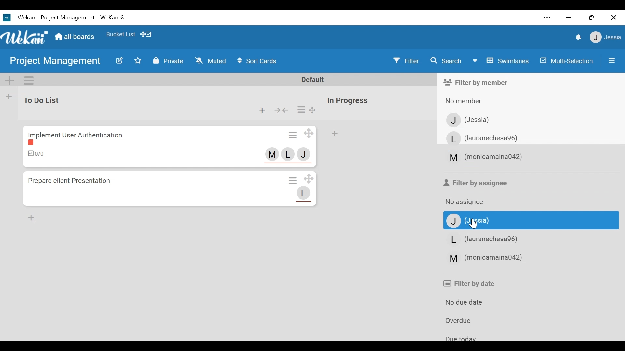 The width and height of the screenshot is (625, 351). Describe the element at coordinates (6, 17) in the screenshot. I see `wekan icon` at that location.